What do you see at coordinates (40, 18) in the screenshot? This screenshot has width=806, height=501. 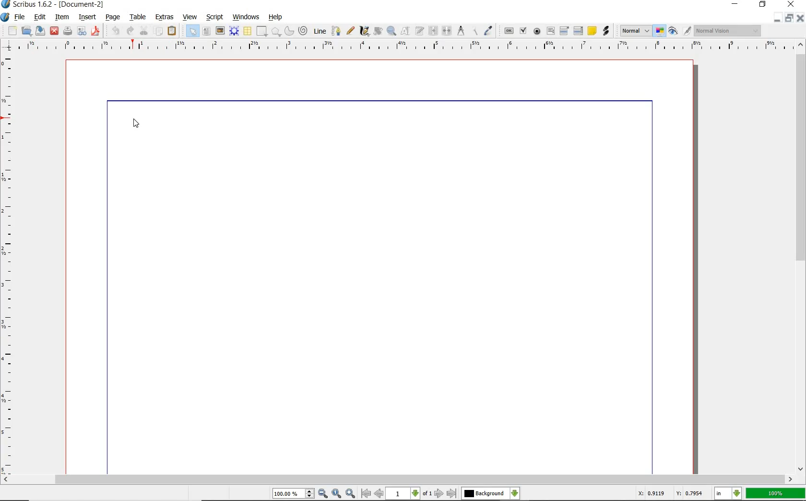 I see `edit` at bounding box center [40, 18].